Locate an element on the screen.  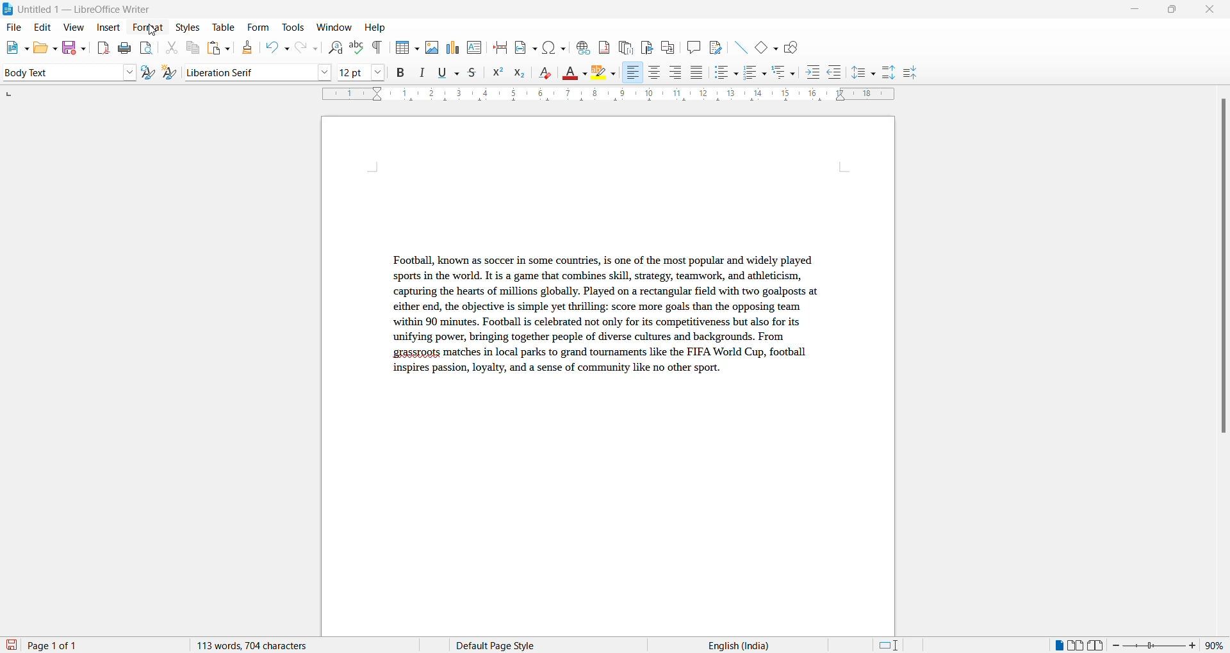
close is located at coordinates (1213, 10).